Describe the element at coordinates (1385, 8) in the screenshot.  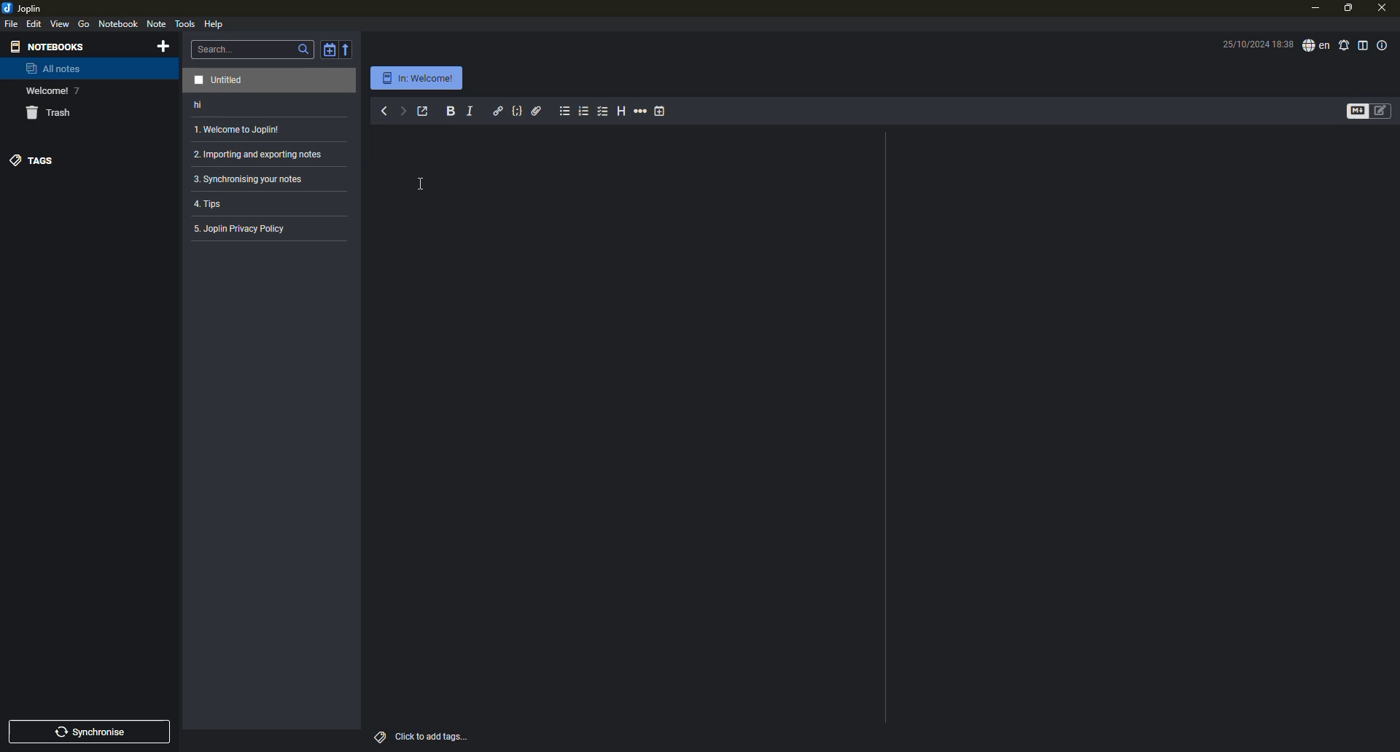
I see `close` at that location.